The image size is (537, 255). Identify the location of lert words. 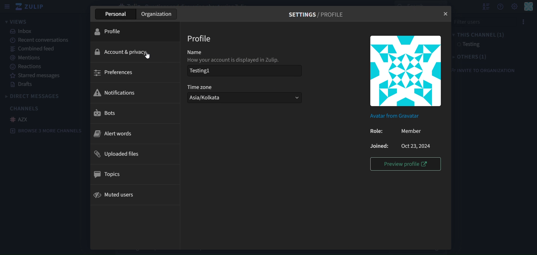
(113, 135).